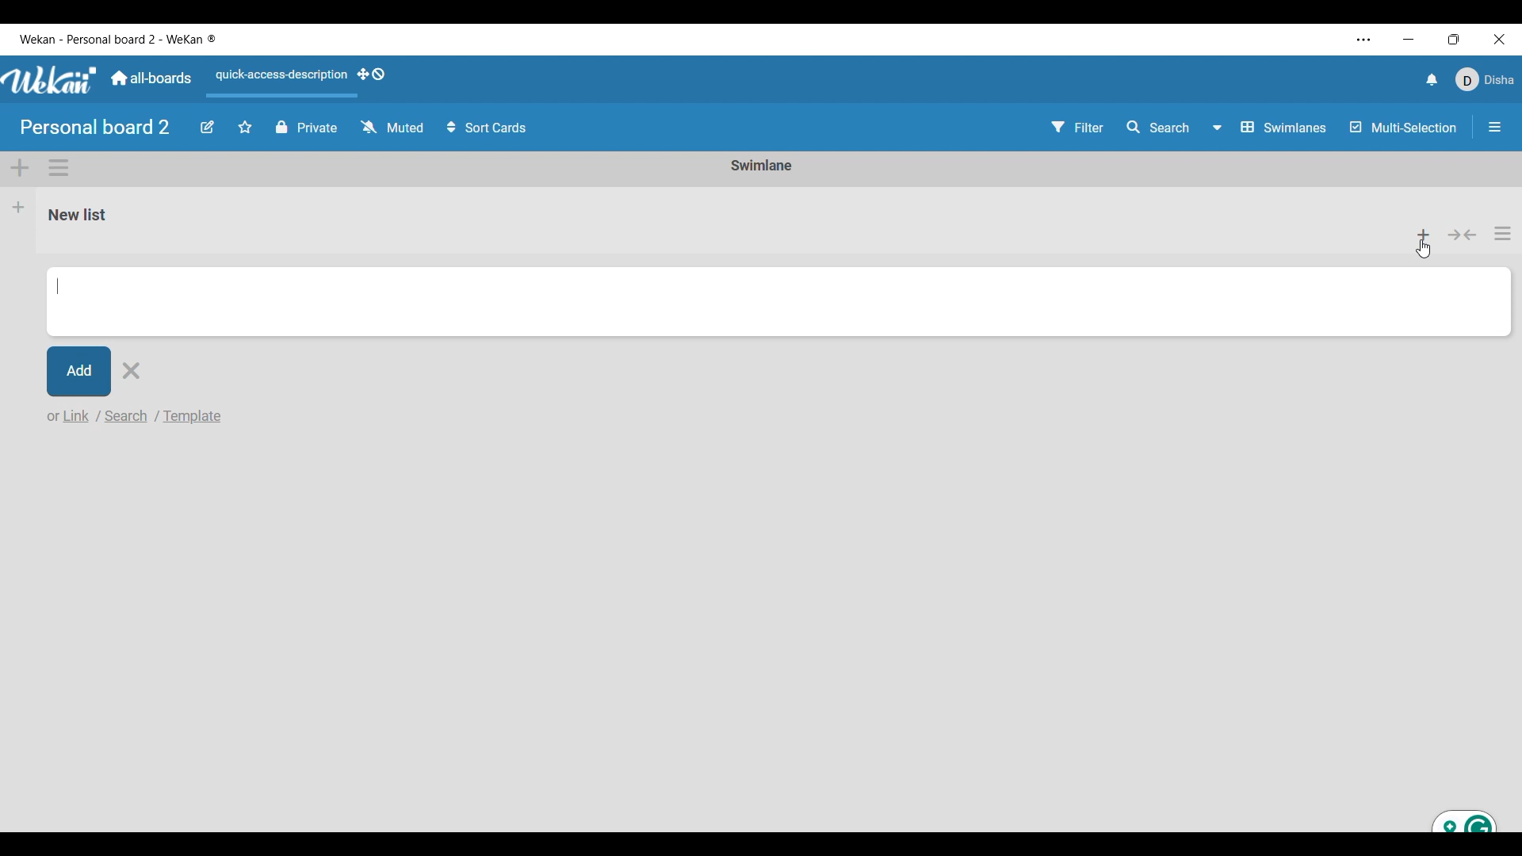 The height and width of the screenshot is (856, 1522). I want to click on Collapse, so click(1463, 237).